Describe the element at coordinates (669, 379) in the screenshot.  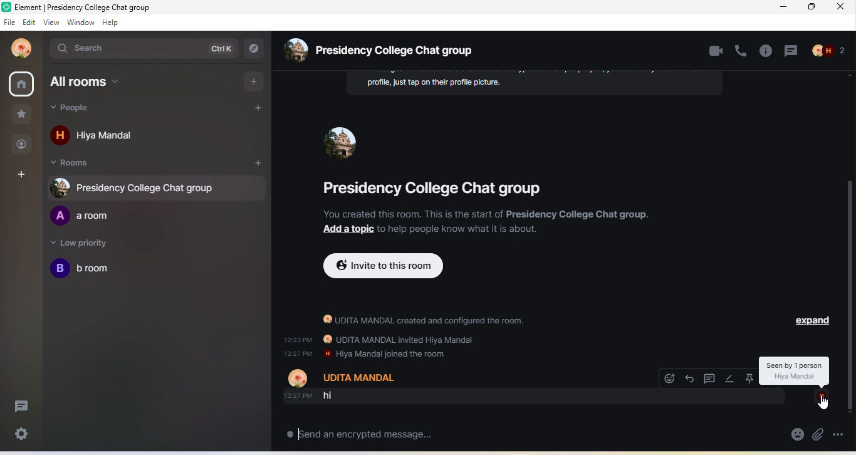
I see `react` at that location.